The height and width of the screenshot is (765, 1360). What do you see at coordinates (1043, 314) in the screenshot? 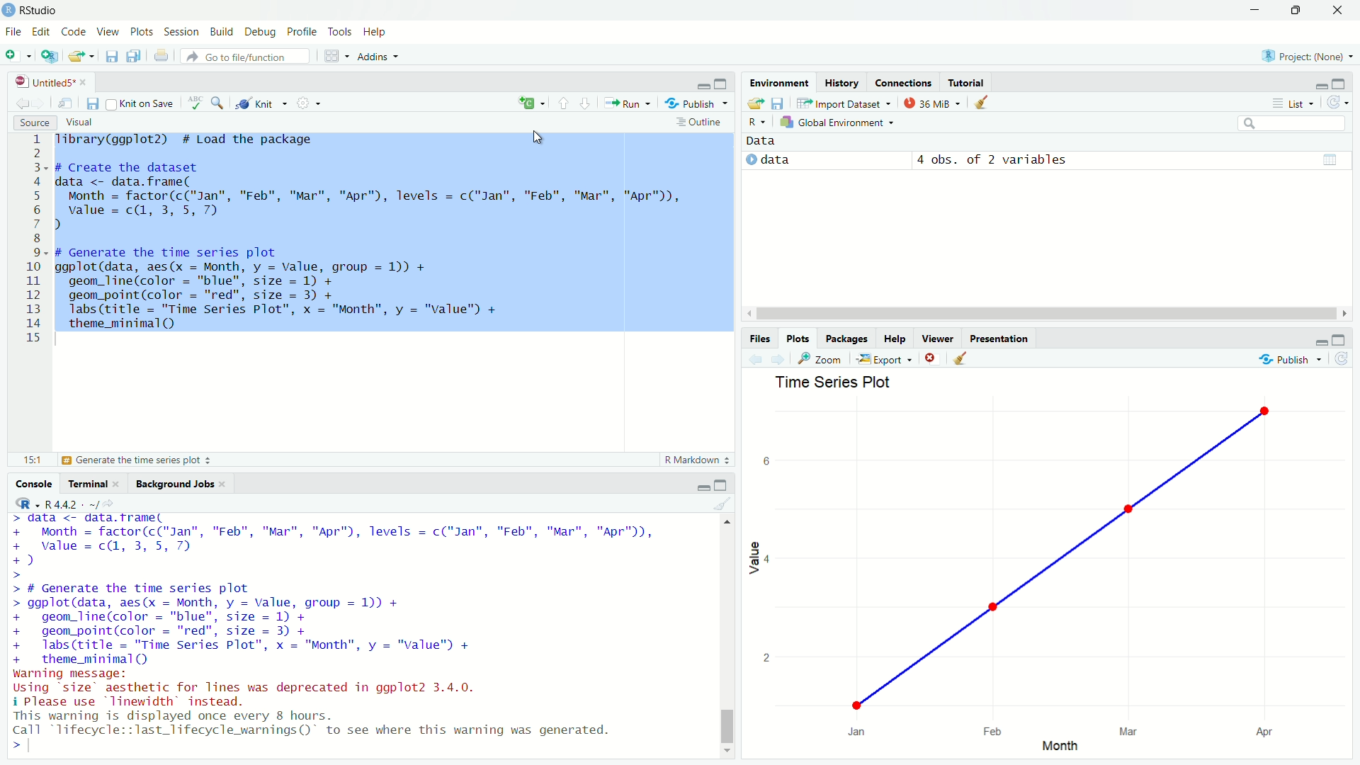
I see `scrollbar` at bounding box center [1043, 314].